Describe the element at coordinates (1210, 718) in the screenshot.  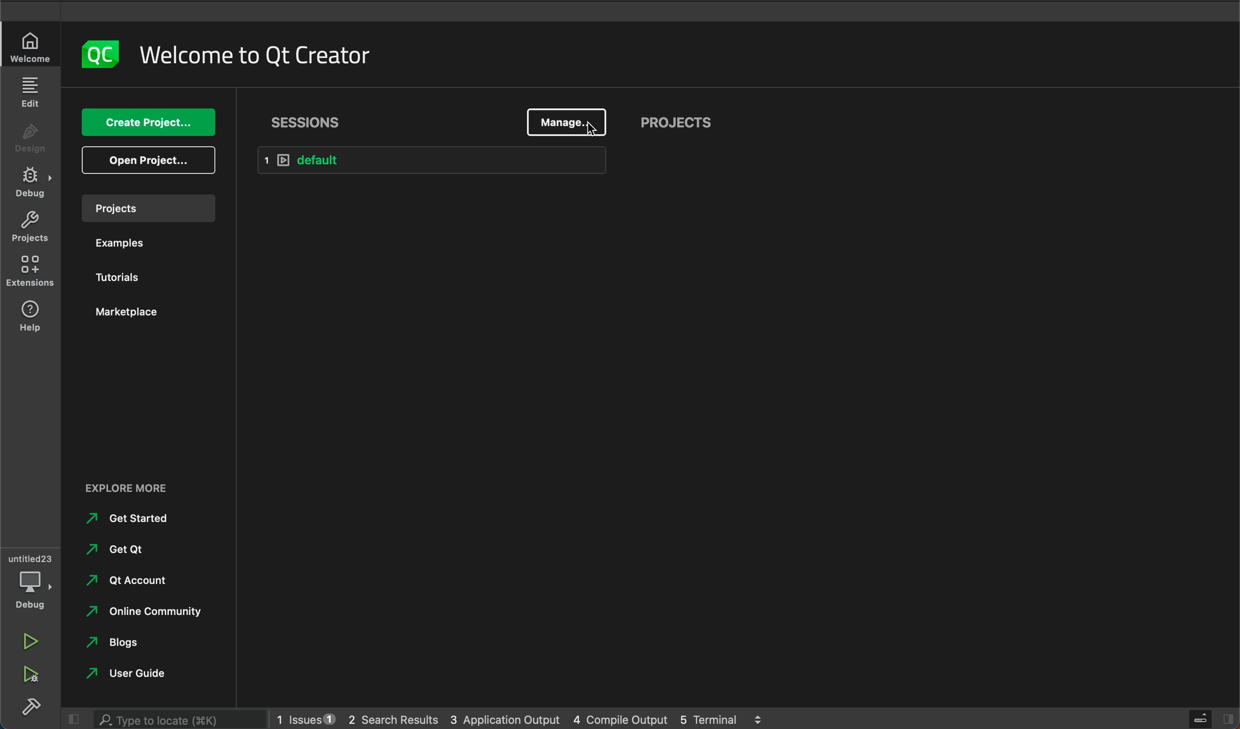
I see `close slidebar` at that location.